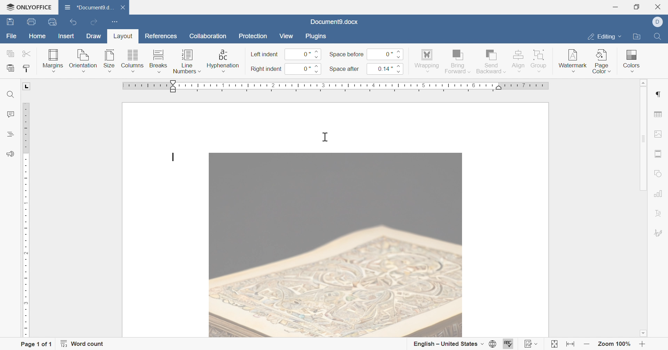 Image resolution: width=668 pixels, height=350 pixels. I want to click on references, so click(162, 35).